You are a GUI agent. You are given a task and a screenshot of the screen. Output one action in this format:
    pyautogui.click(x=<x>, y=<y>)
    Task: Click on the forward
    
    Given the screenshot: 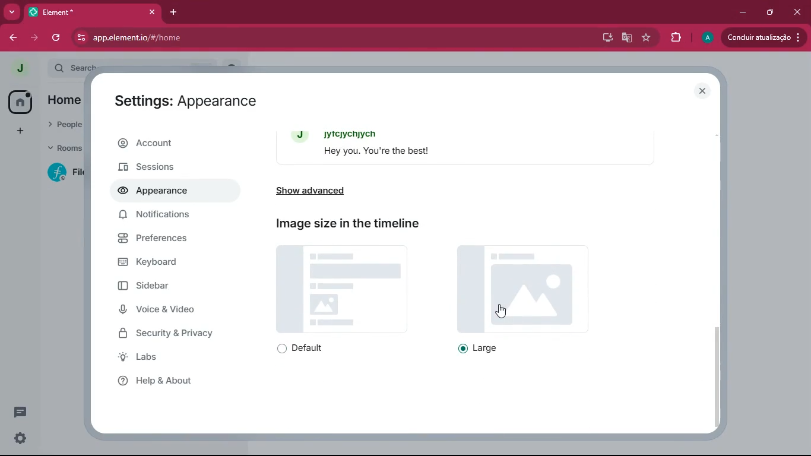 What is the action you would take?
    pyautogui.click(x=36, y=38)
    